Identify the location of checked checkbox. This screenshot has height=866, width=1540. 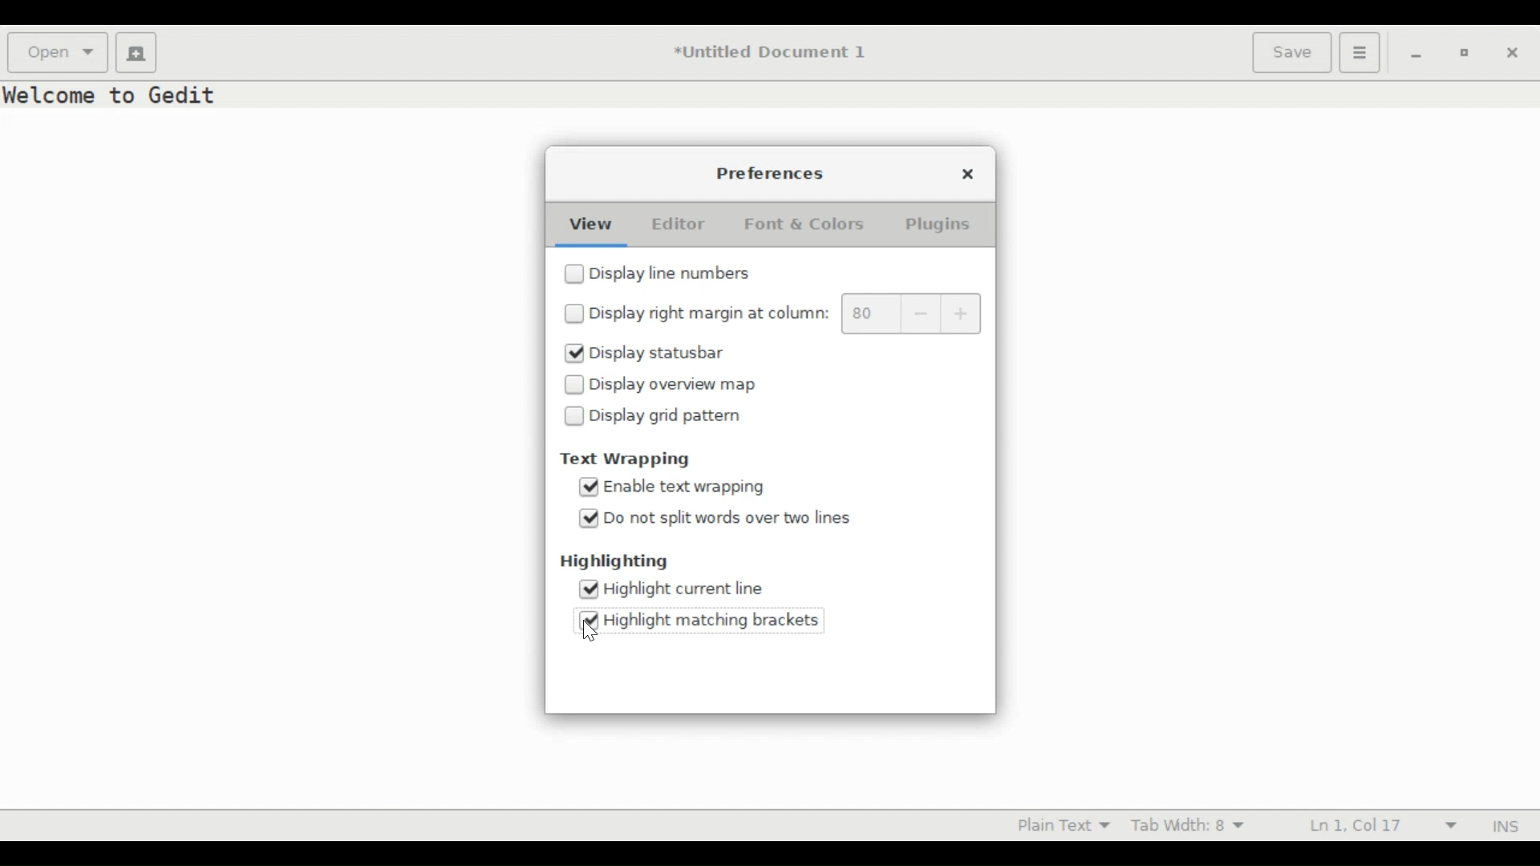
(590, 621).